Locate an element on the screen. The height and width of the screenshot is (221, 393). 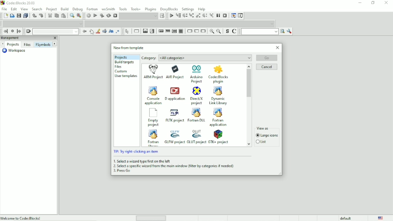
Jump back is located at coordinates (5, 31).